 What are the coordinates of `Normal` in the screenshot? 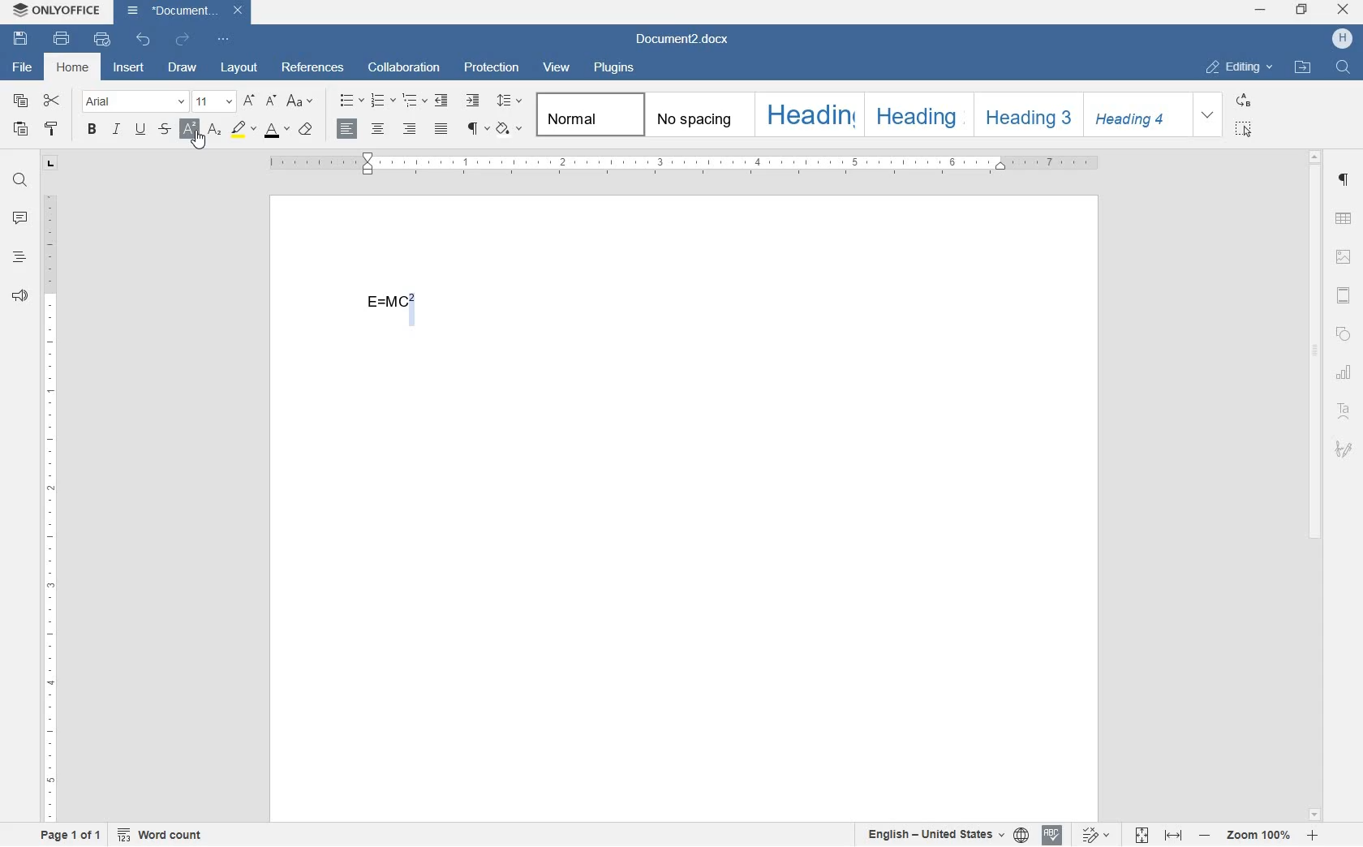 It's located at (587, 113).